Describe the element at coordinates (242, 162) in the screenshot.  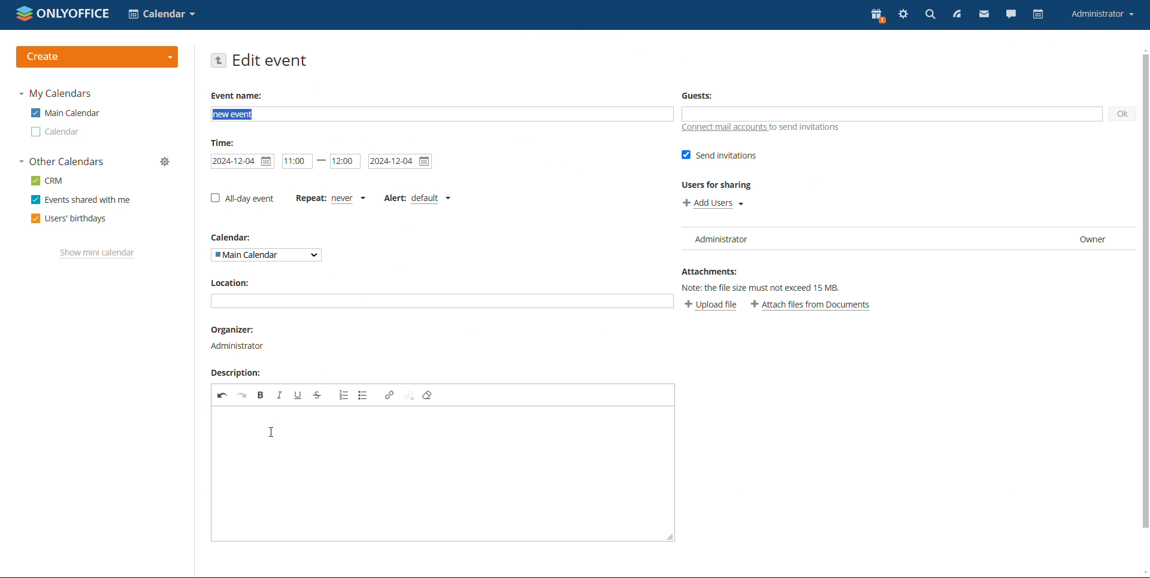
I see `start date` at that location.